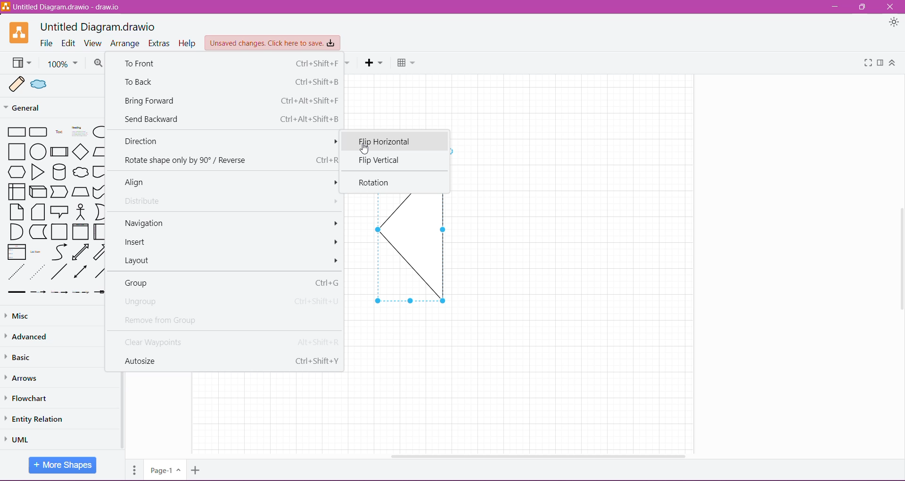 The image size is (905, 481). Describe the element at coordinates (864, 7) in the screenshot. I see `Restore Down` at that location.